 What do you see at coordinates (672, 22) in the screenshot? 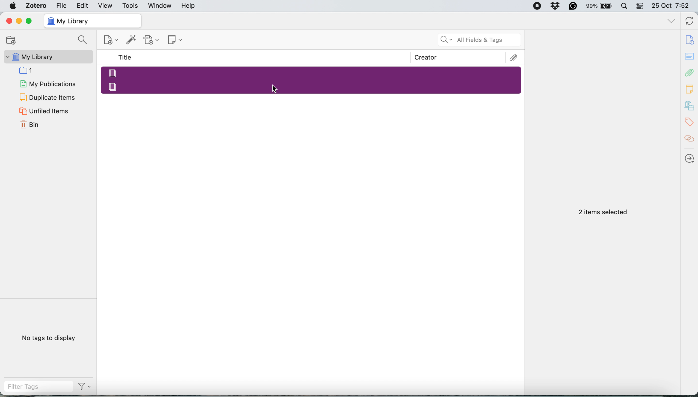
I see `list all tabs` at bounding box center [672, 22].